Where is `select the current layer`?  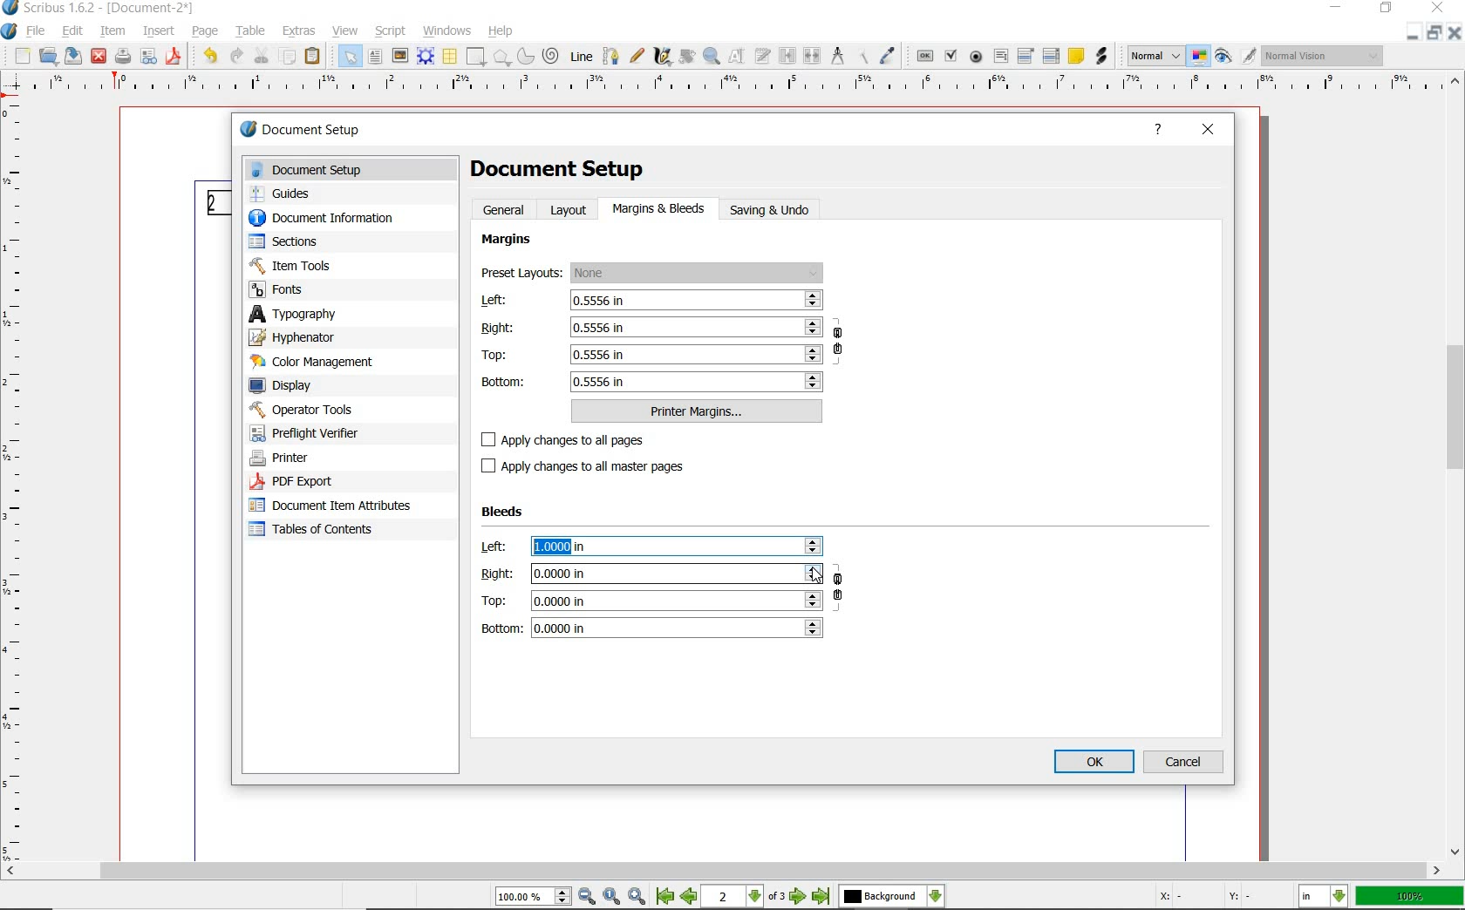 select the current layer is located at coordinates (891, 897).